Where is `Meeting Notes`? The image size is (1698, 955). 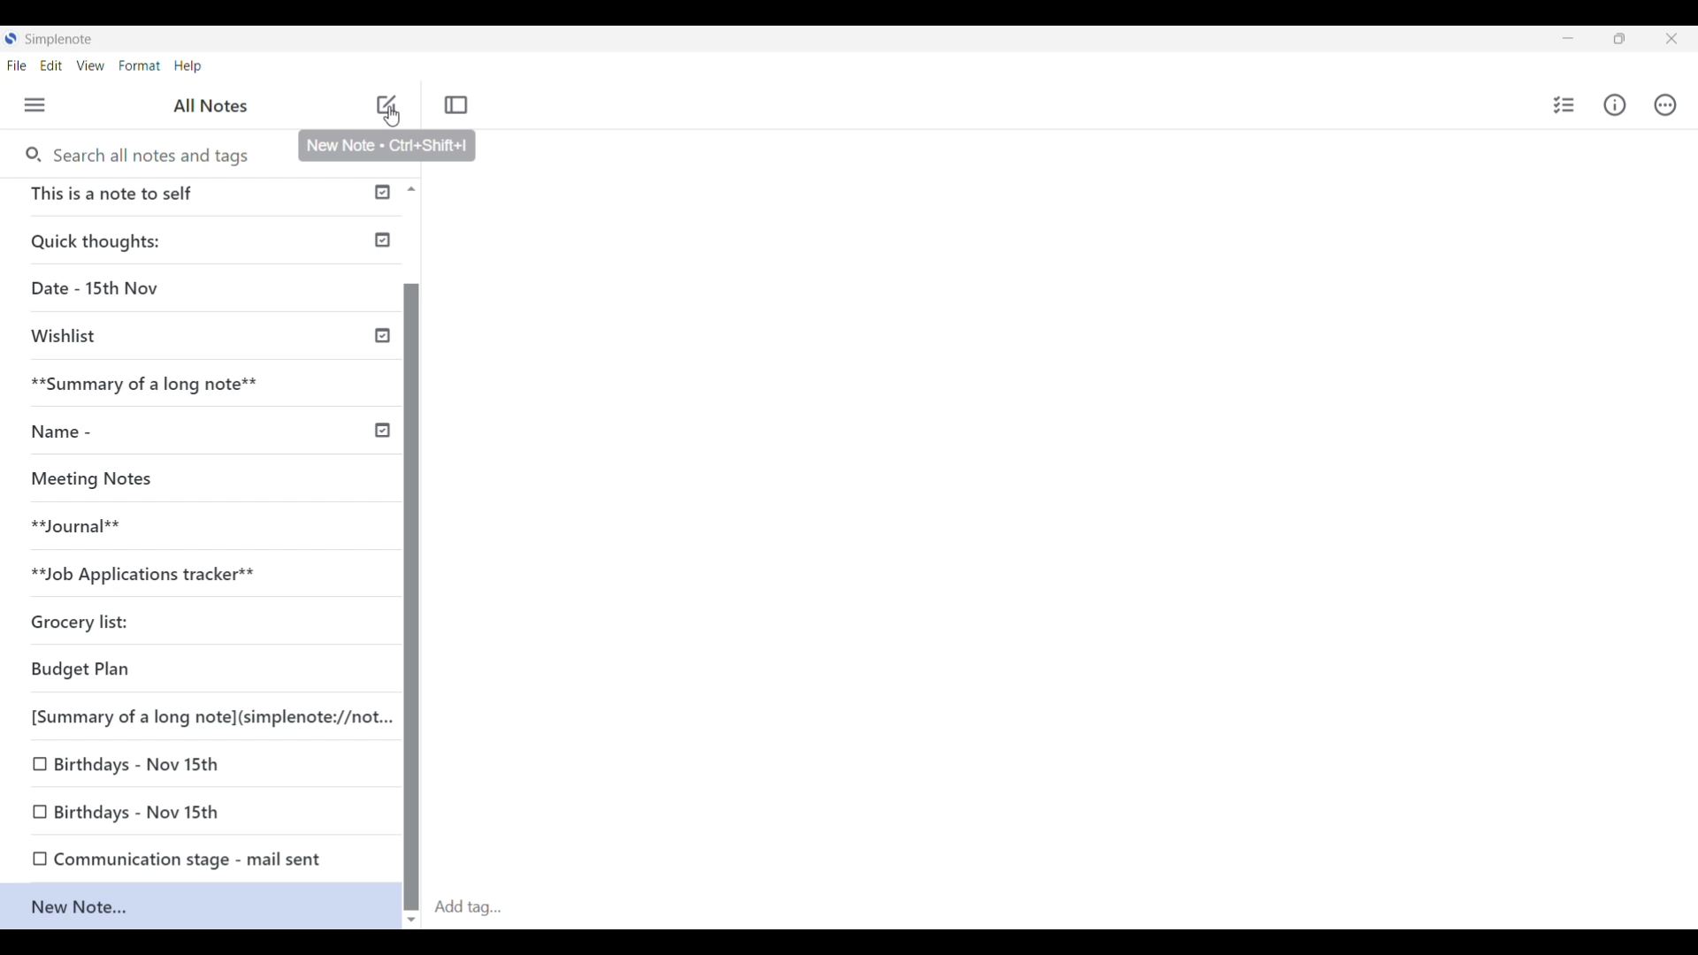
Meeting Notes is located at coordinates (99, 477).